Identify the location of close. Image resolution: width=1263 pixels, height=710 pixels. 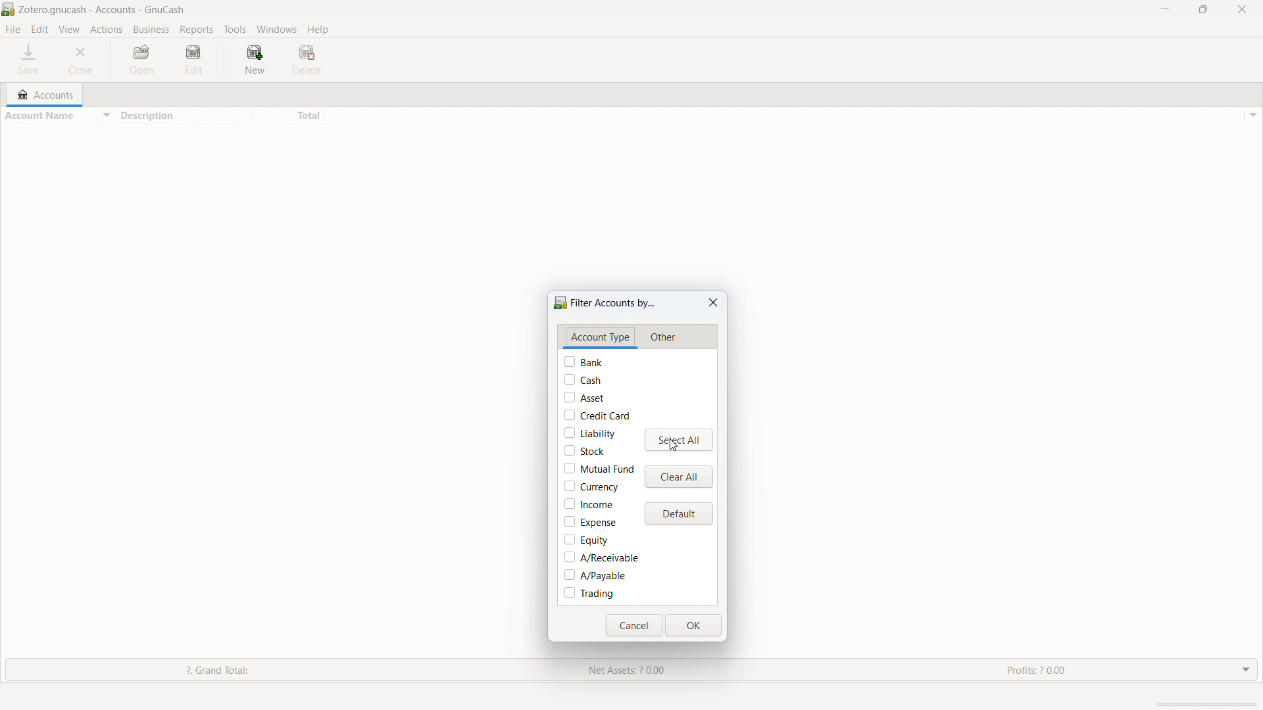
(82, 60).